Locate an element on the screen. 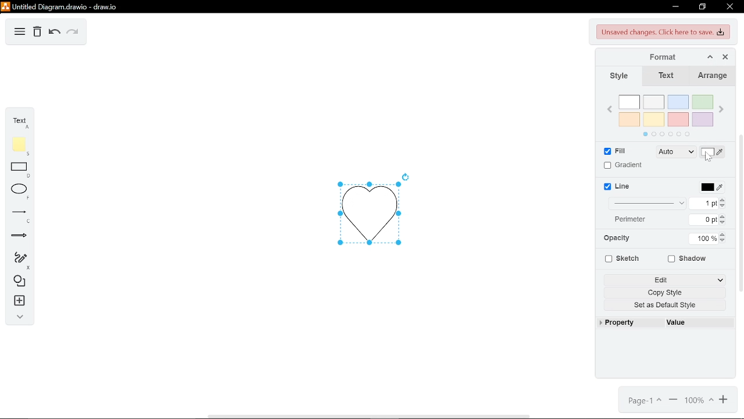  diagram is located at coordinates (20, 33).